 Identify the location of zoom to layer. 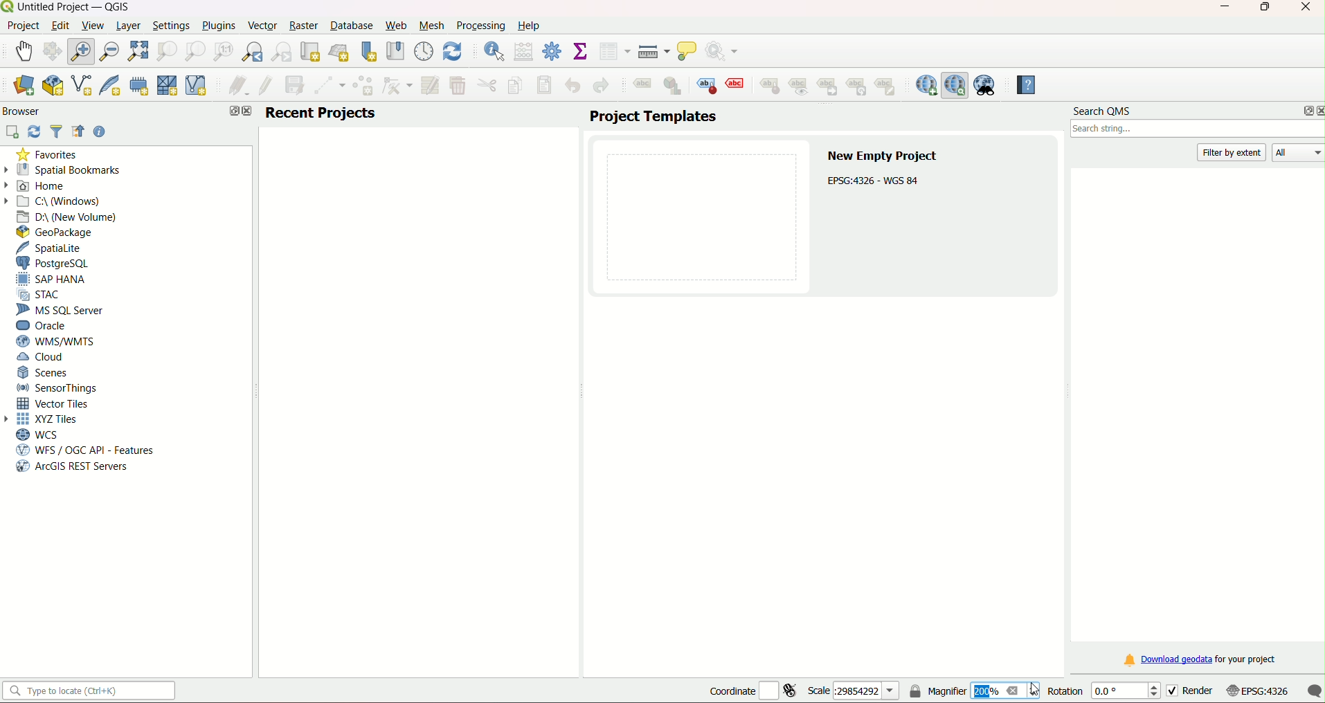
(193, 51).